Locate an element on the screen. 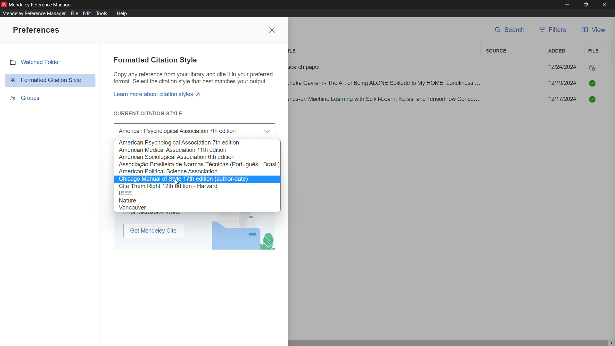  formatted citation style is located at coordinates (50, 80).